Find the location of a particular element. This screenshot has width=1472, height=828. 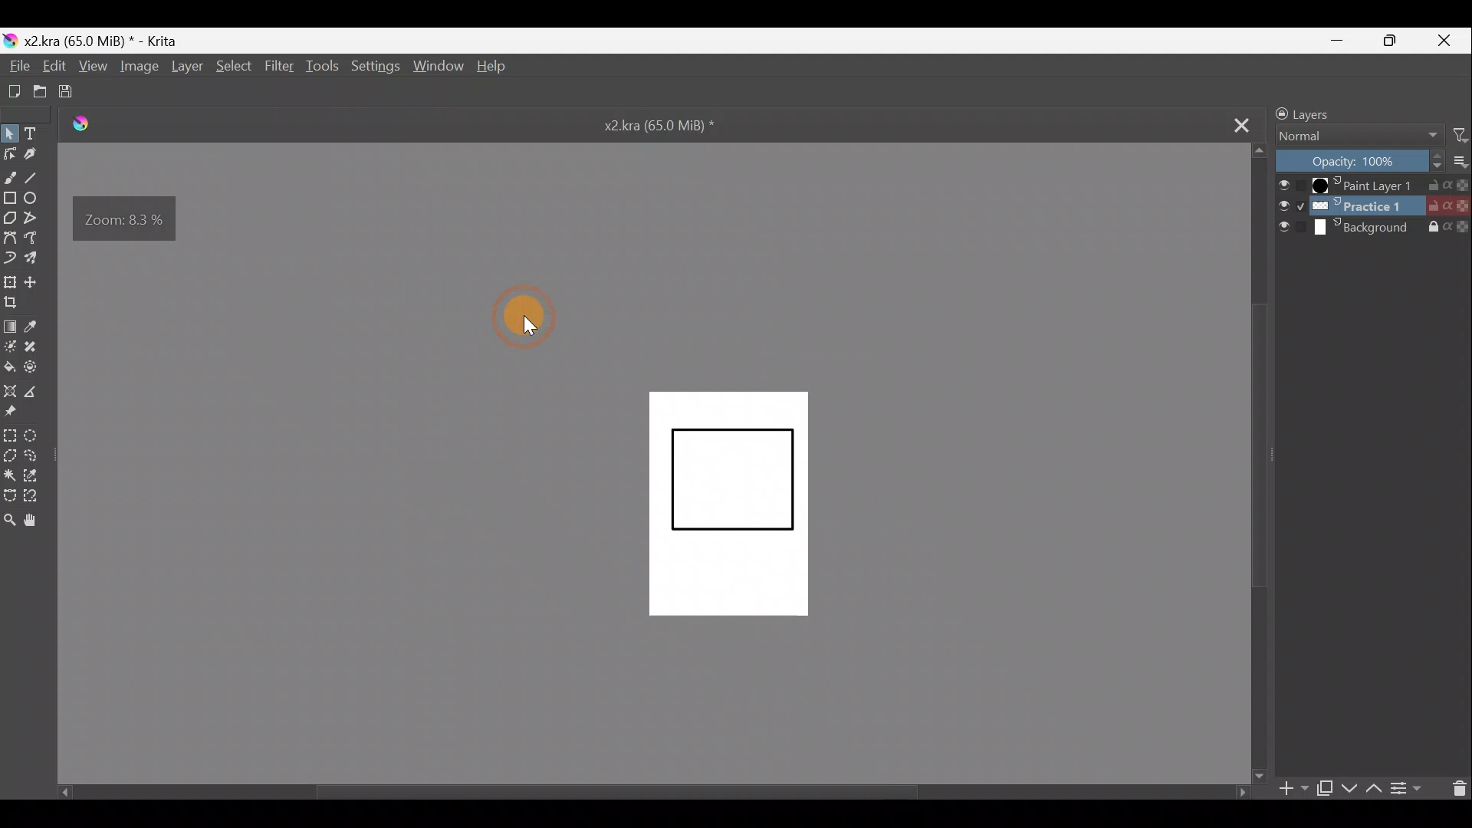

Add layer is located at coordinates (1293, 790).